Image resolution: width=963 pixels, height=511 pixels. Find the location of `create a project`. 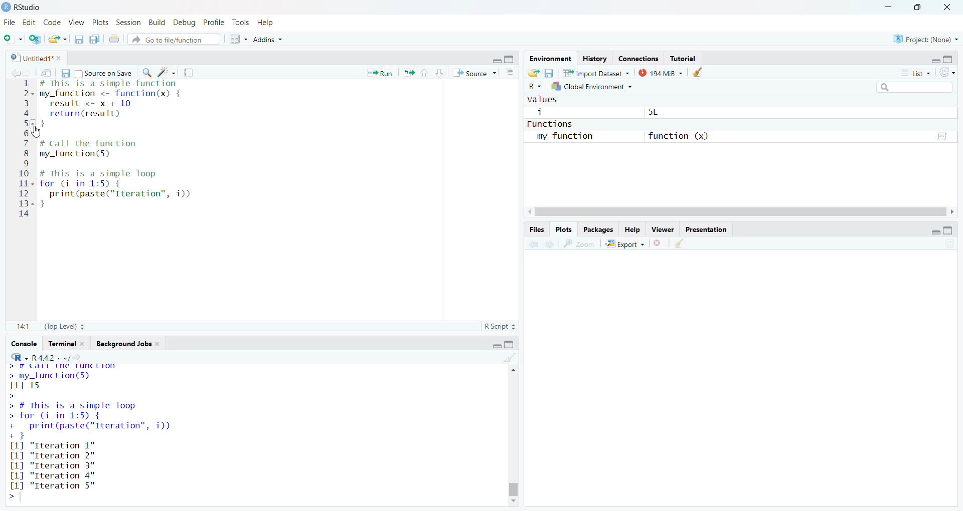

create a project is located at coordinates (35, 38).